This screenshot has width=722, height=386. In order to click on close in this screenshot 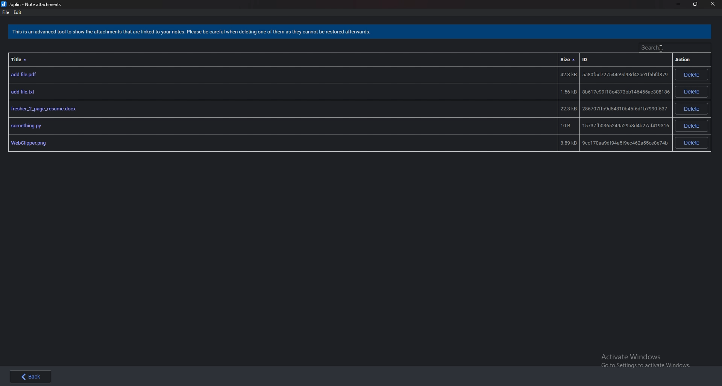, I will do `click(713, 5)`.